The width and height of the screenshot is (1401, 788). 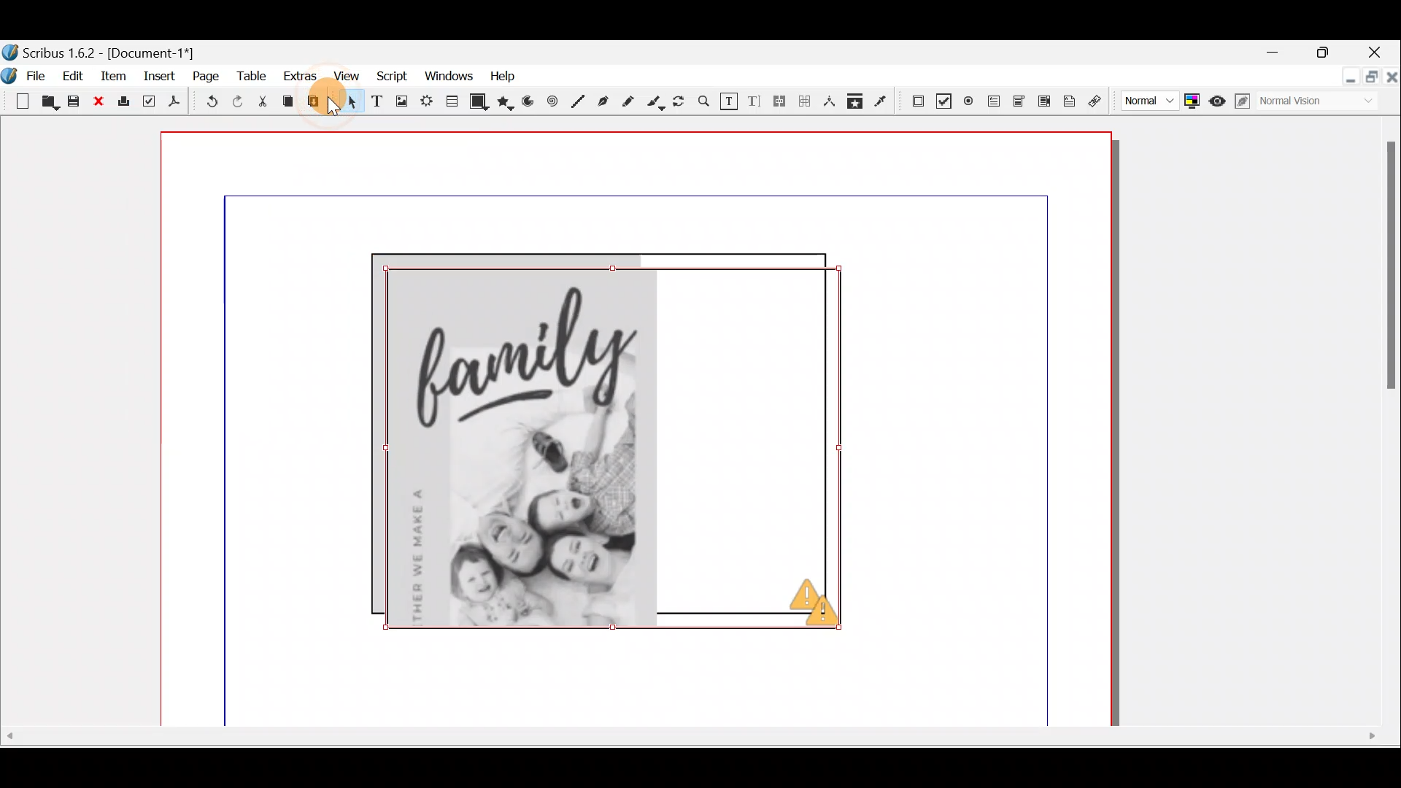 What do you see at coordinates (943, 98) in the screenshot?
I see `PDF check box` at bounding box center [943, 98].